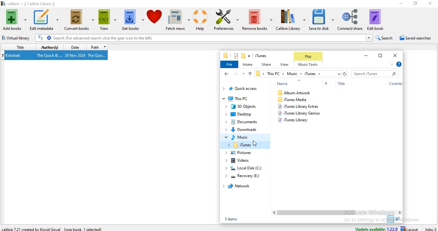 This screenshot has width=438, height=231. Describe the element at coordinates (376, 228) in the screenshot. I see `update available: 7.22.0` at that location.